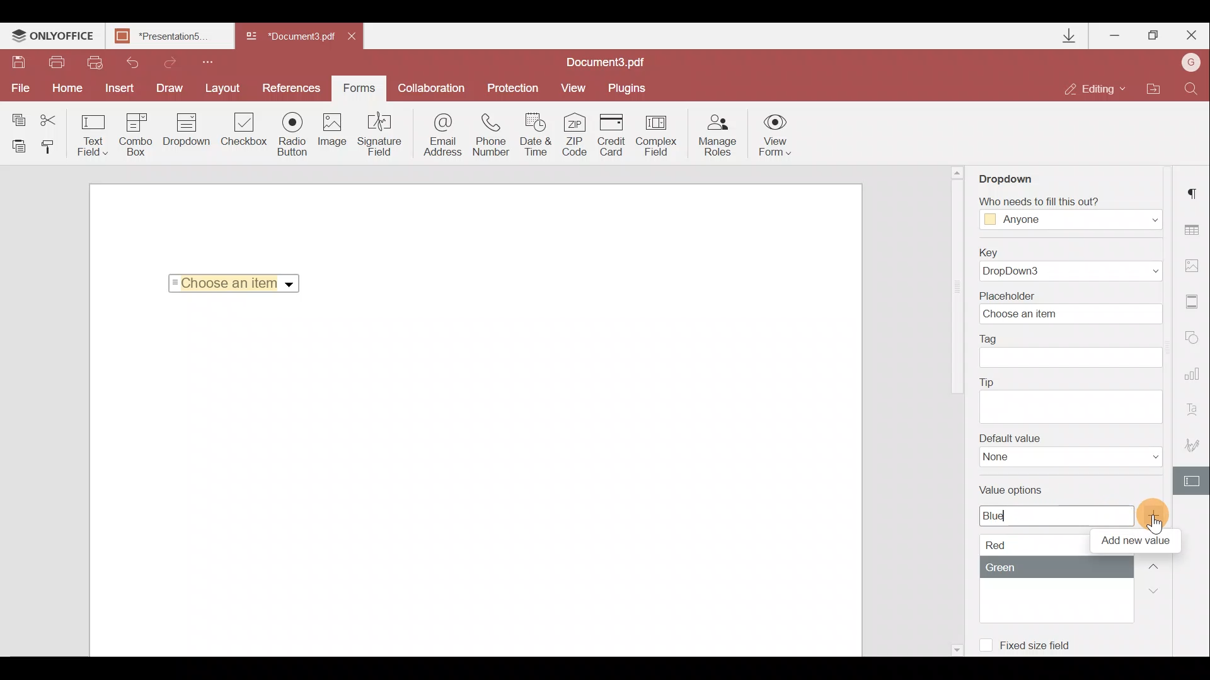  Describe the element at coordinates (212, 62) in the screenshot. I see `Customize quick access toolbar` at that location.